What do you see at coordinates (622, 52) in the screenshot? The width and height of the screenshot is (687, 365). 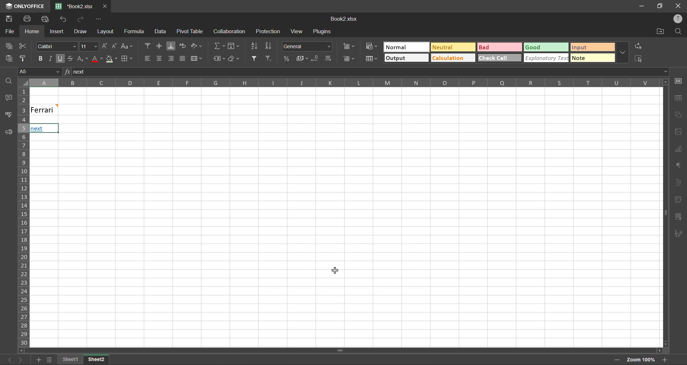 I see `more options` at bounding box center [622, 52].